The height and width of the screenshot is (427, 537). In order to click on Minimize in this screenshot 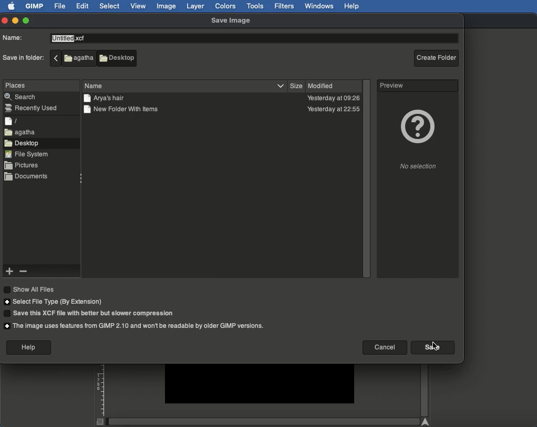, I will do `click(15, 20)`.